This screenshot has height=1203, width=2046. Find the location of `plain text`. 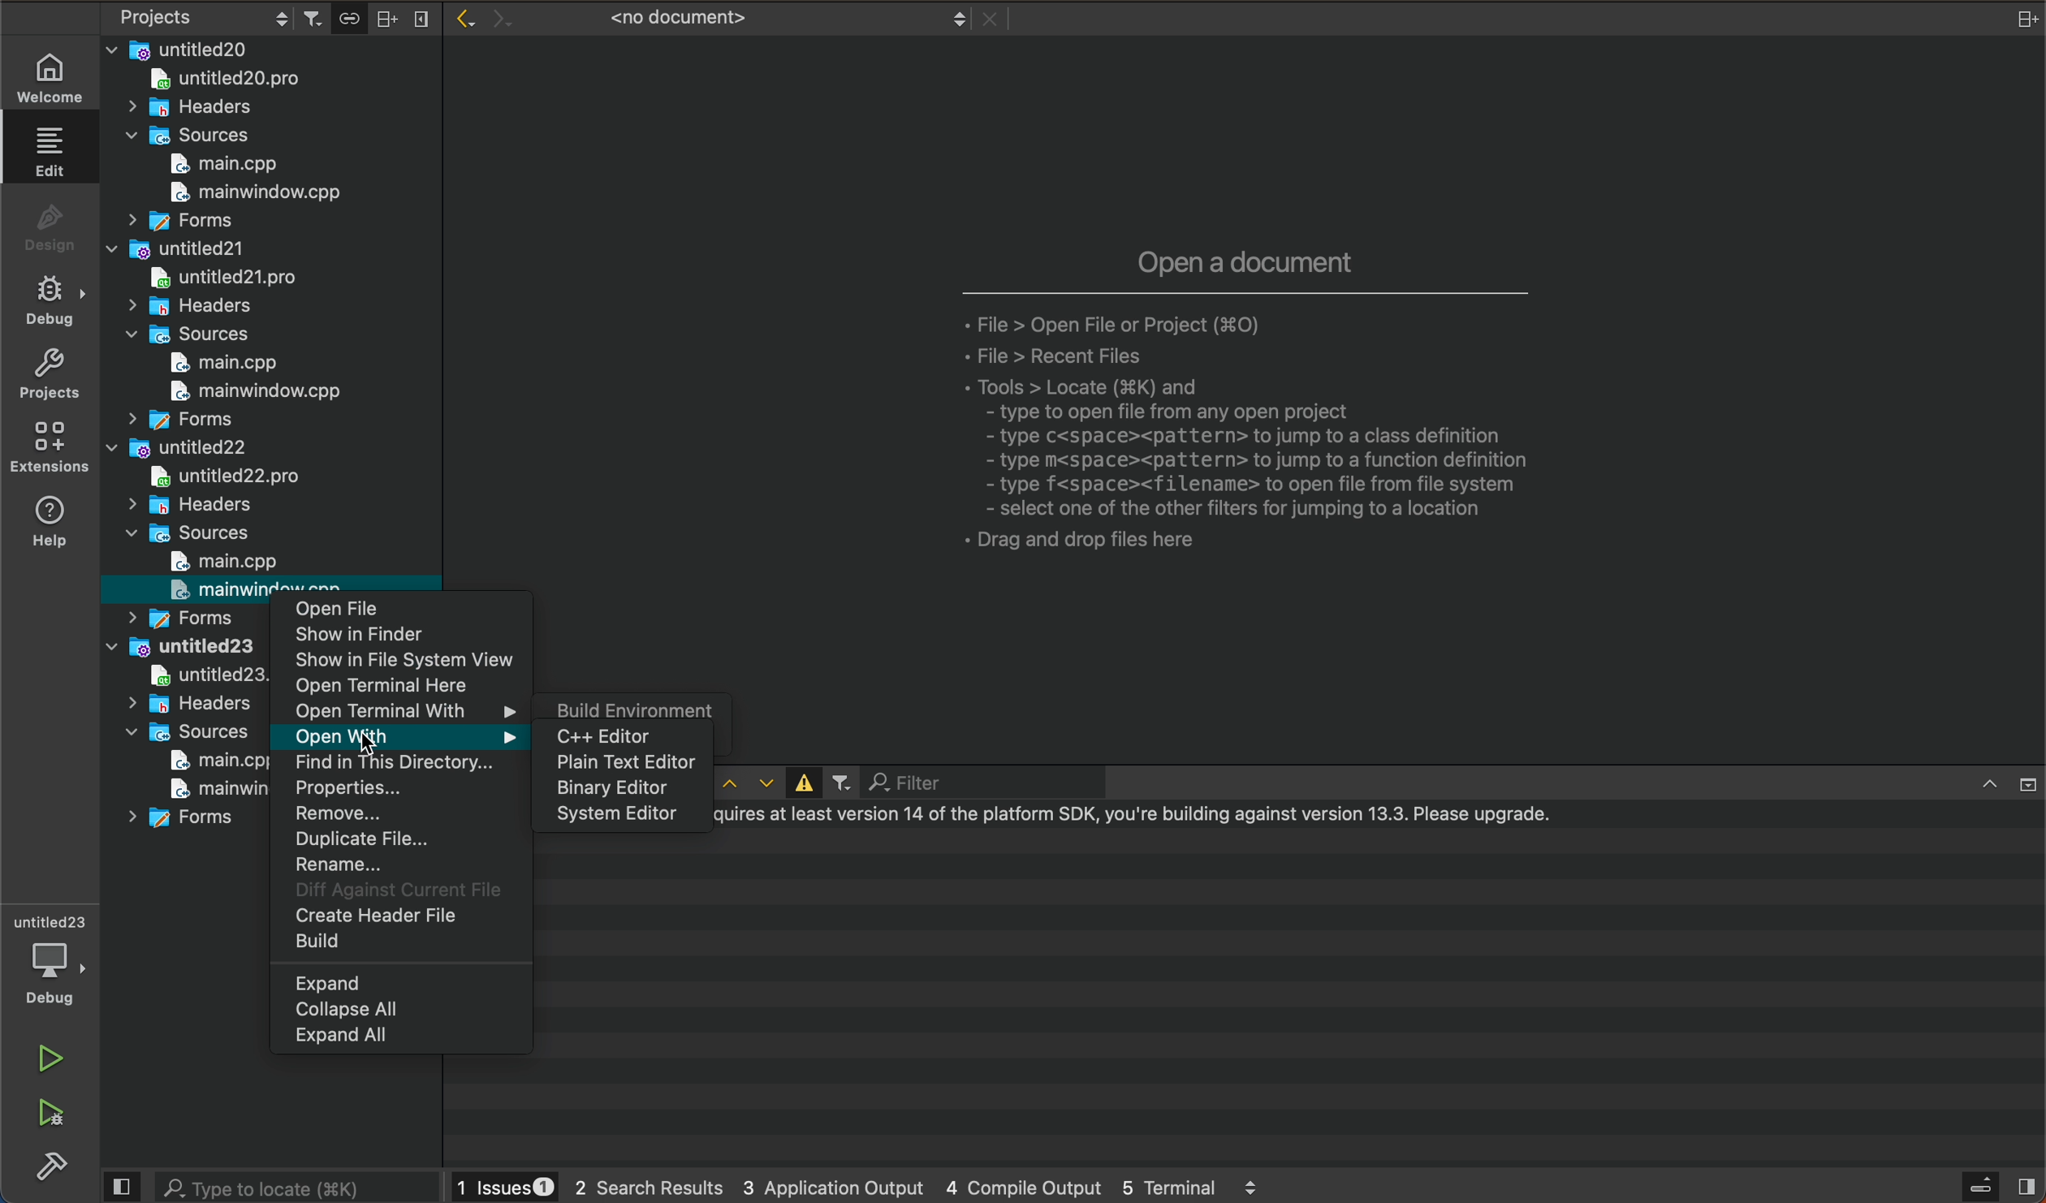

plain text is located at coordinates (620, 763).